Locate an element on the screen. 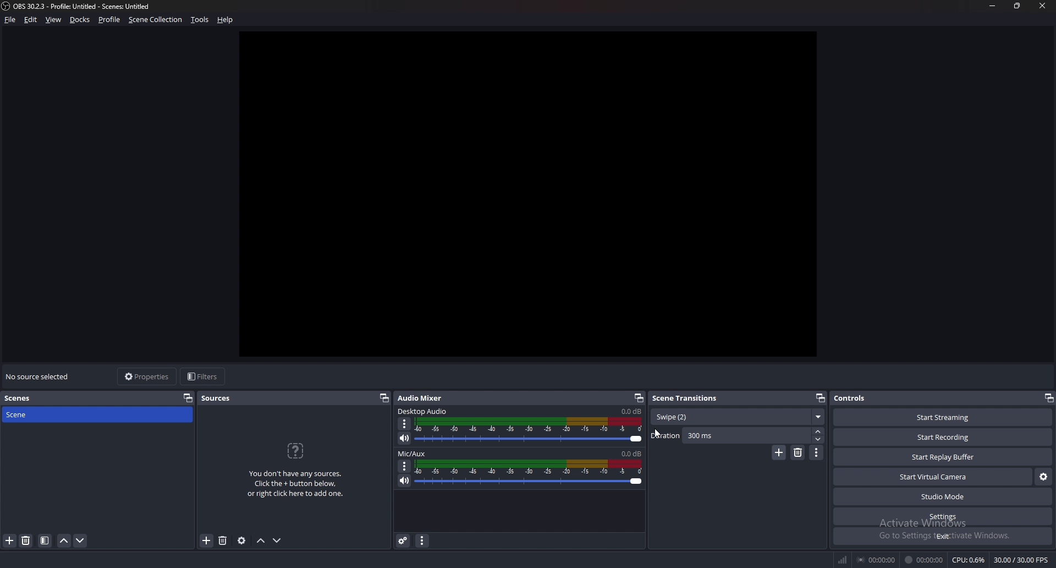  exit is located at coordinates (942, 536).